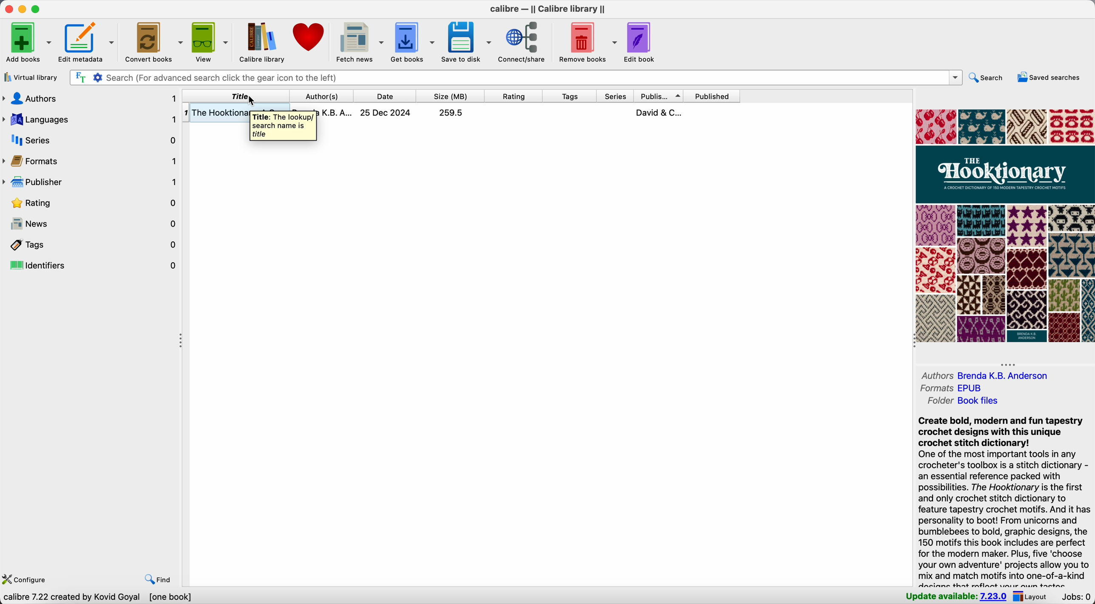  What do you see at coordinates (30, 78) in the screenshot?
I see `virtual library` at bounding box center [30, 78].